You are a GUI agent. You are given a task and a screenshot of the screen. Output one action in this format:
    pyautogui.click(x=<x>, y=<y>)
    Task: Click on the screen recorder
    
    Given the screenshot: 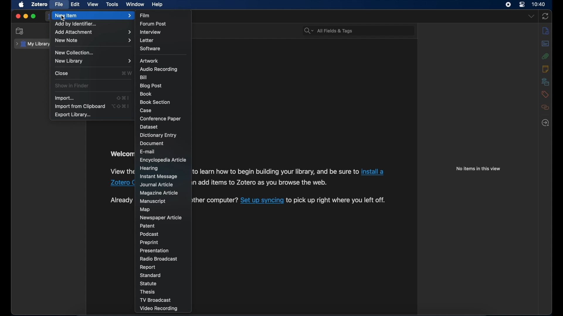 What is the action you would take?
    pyautogui.click(x=509, y=5)
    